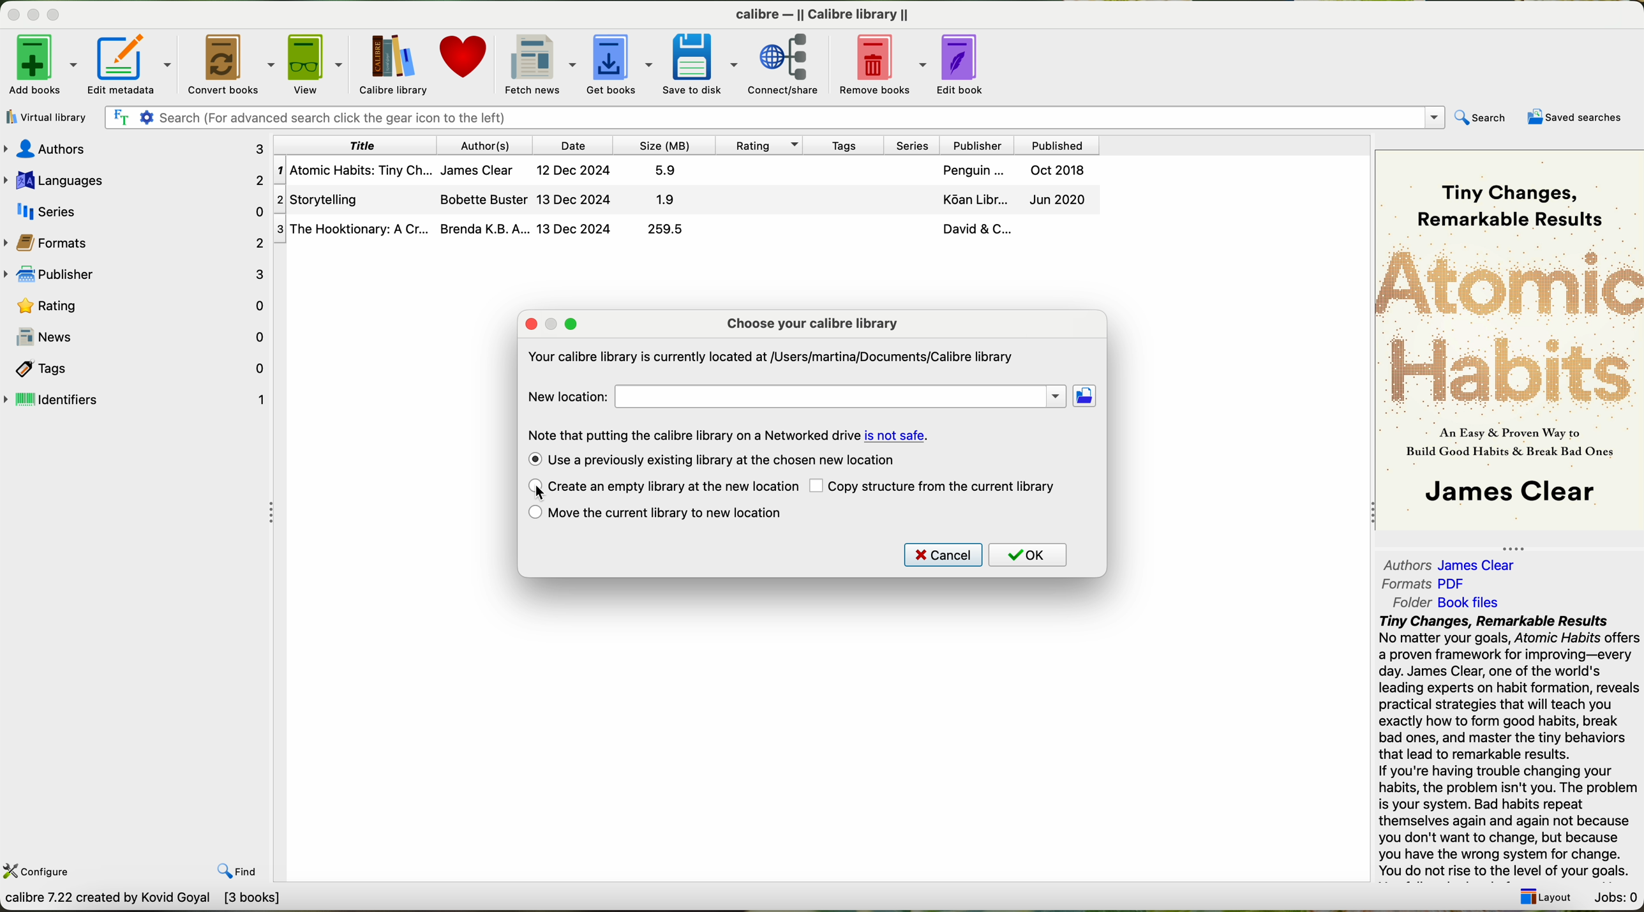  What do you see at coordinates (227, 862) in the screenshot?
I see `find` at bounding box center [227, 862].